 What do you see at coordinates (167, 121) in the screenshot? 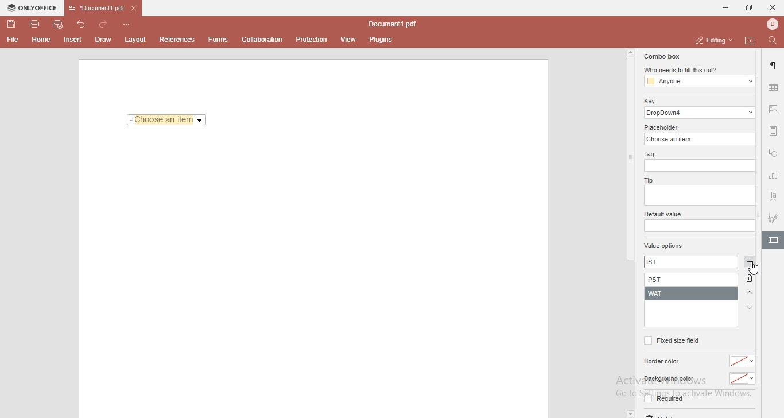
I see `Choose an item` at bounding box center [167, 121].